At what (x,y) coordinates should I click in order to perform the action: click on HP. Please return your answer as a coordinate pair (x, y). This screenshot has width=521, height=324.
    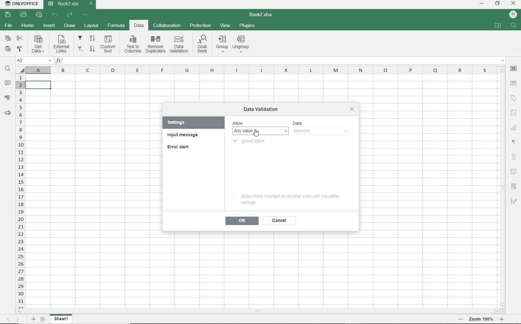
    Looking at the image, I should click on (513, 15).